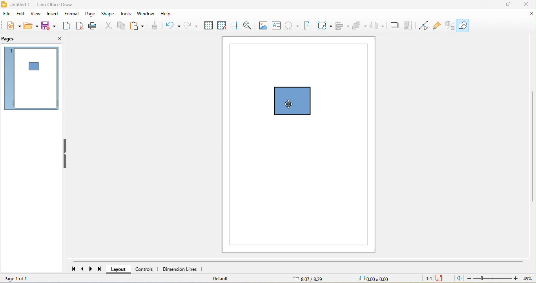  Describe the element at coordinates (109, 15) in the screenshot. I see `shape` at that location.